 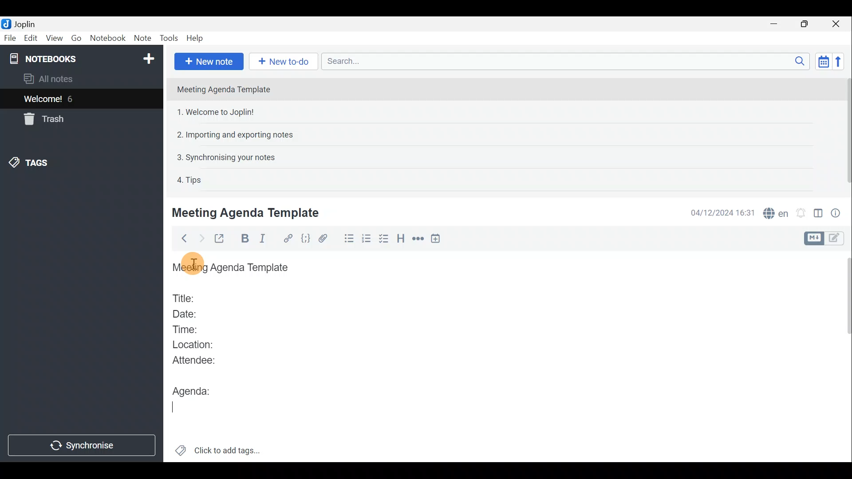 What do you see at coordinates (73, 99) in the screenshot?
I see `6` at bounding box center [73, 99].